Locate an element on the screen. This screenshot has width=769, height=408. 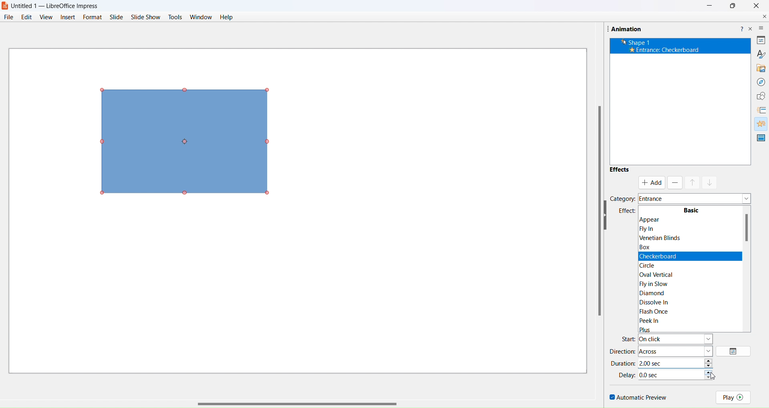
help is located at coordinates (226, 18).